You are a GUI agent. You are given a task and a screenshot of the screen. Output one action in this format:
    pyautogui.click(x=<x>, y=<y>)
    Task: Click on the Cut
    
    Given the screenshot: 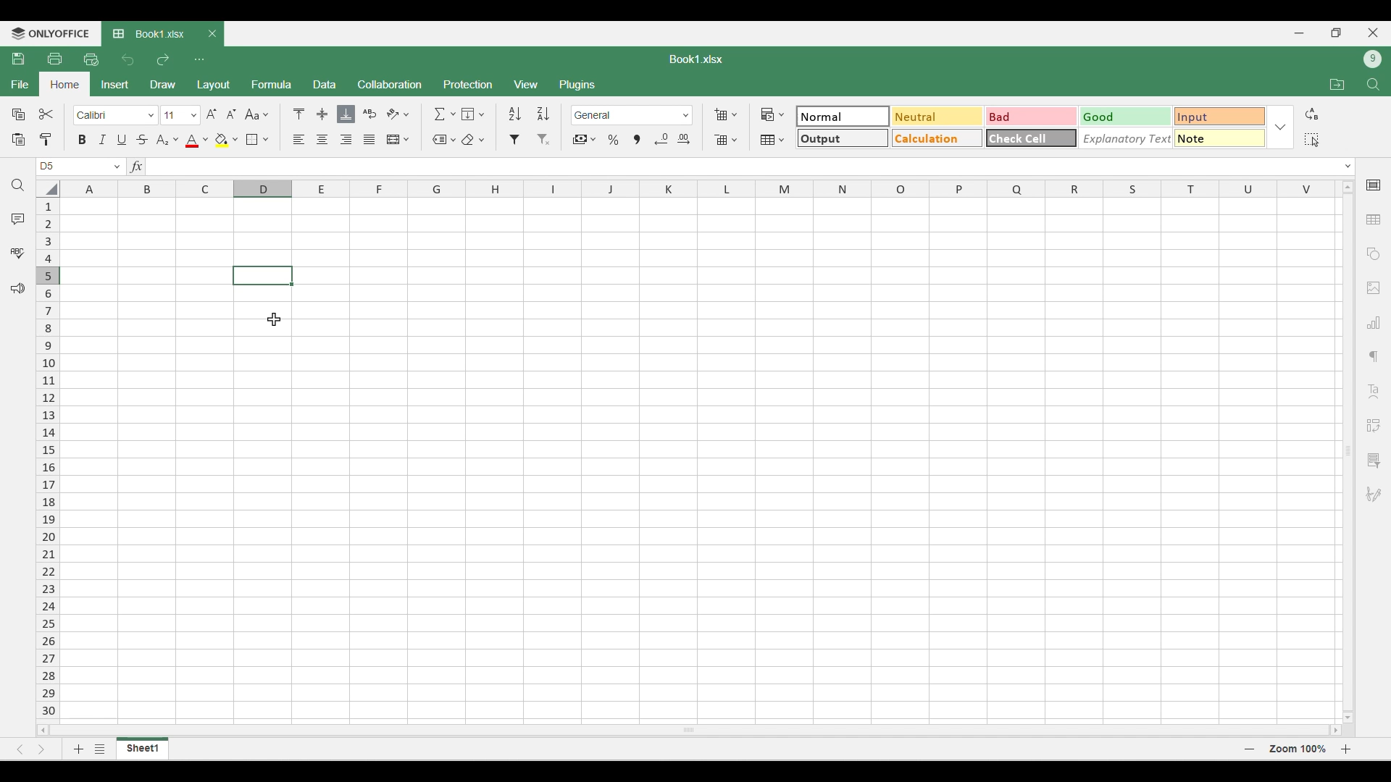 What is the action you would take?
    pyautogui.click(x=47, y=114)
    